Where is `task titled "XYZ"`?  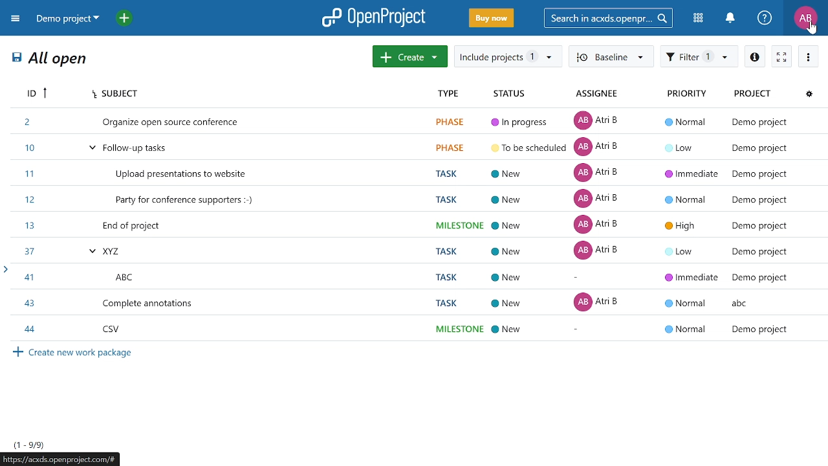
task titled "XYZ" is located at coordinates (415, 250).